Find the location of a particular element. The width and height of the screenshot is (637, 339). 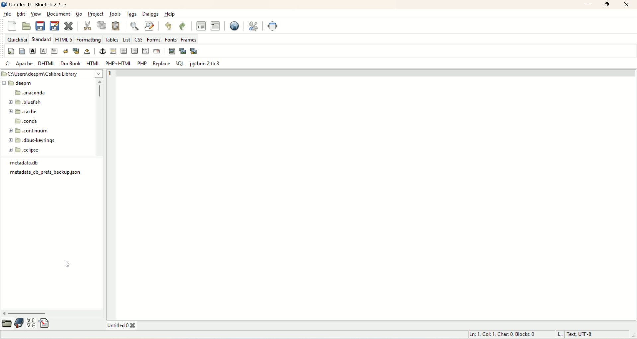

go is located at coordinates (79, 14).